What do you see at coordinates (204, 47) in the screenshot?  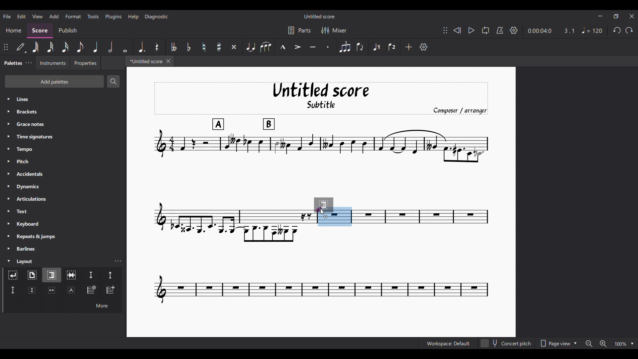 I see `Toggle natural` at bounding box center [204, 47].